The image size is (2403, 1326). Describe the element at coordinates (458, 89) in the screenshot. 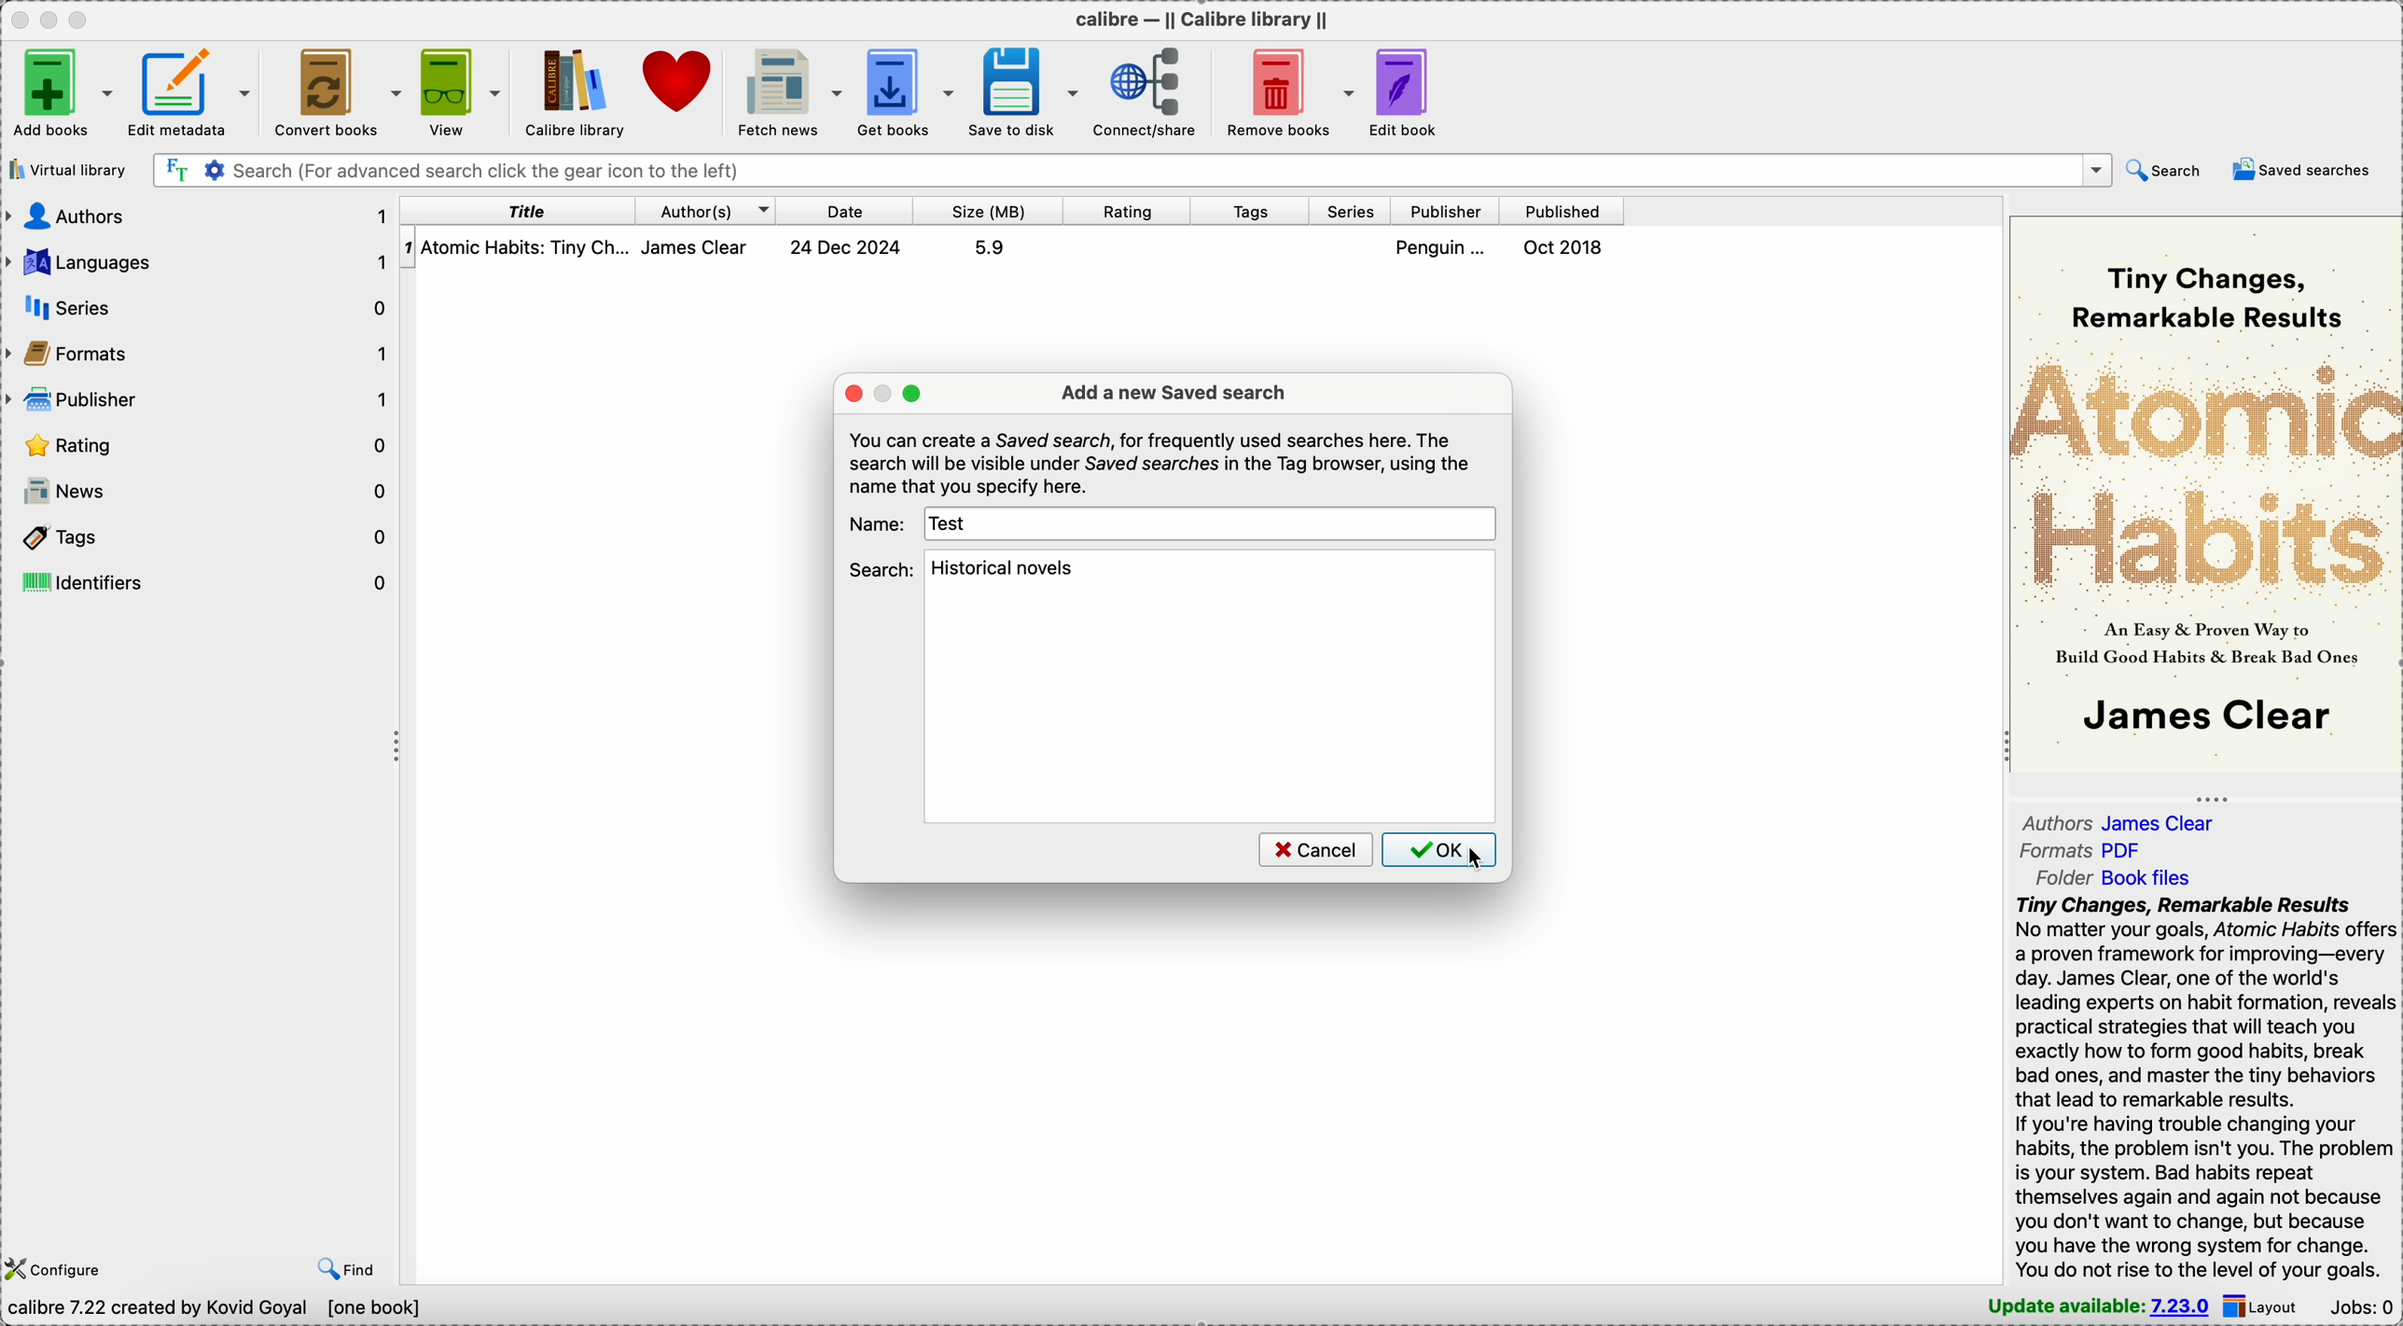

I see `view` at that location.